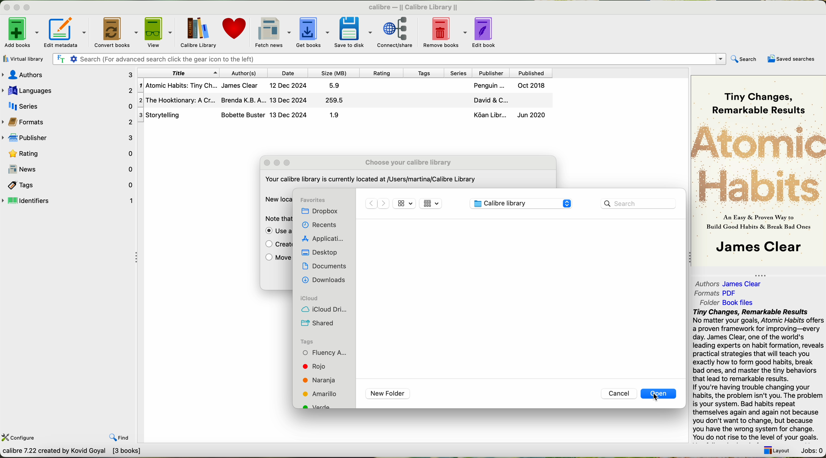 The width and height of the screenshot is (826, 458). I want to click on note that putting the calibre library on a Networked drive, so click(278, 218).